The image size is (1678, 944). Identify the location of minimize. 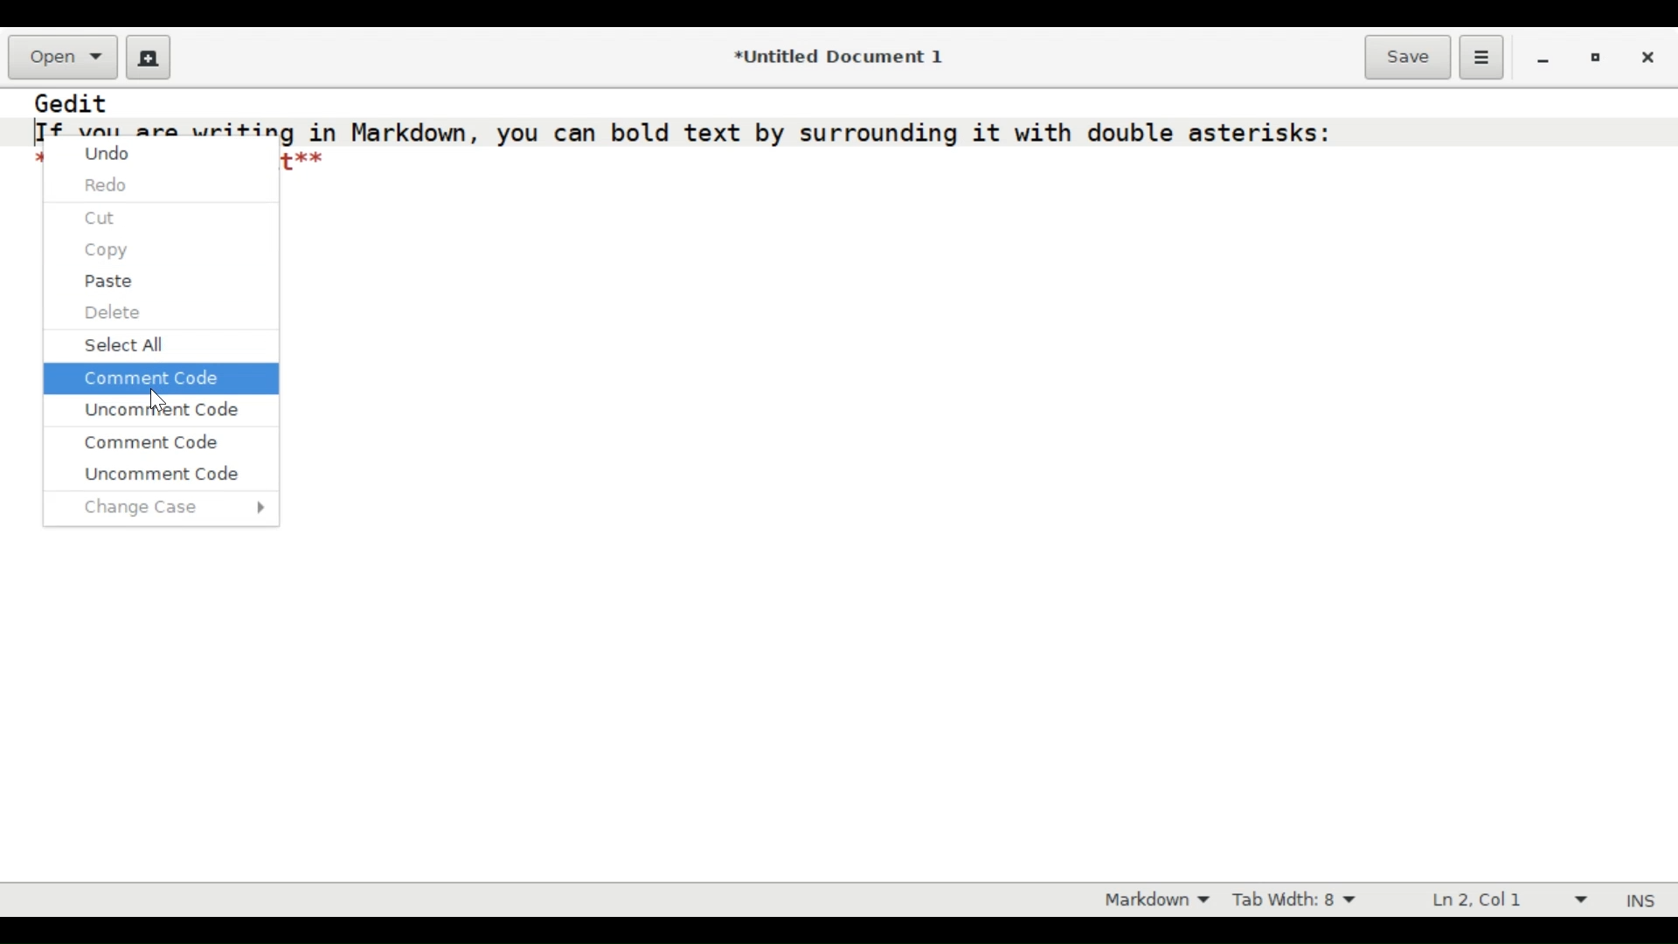
(1543, 59).